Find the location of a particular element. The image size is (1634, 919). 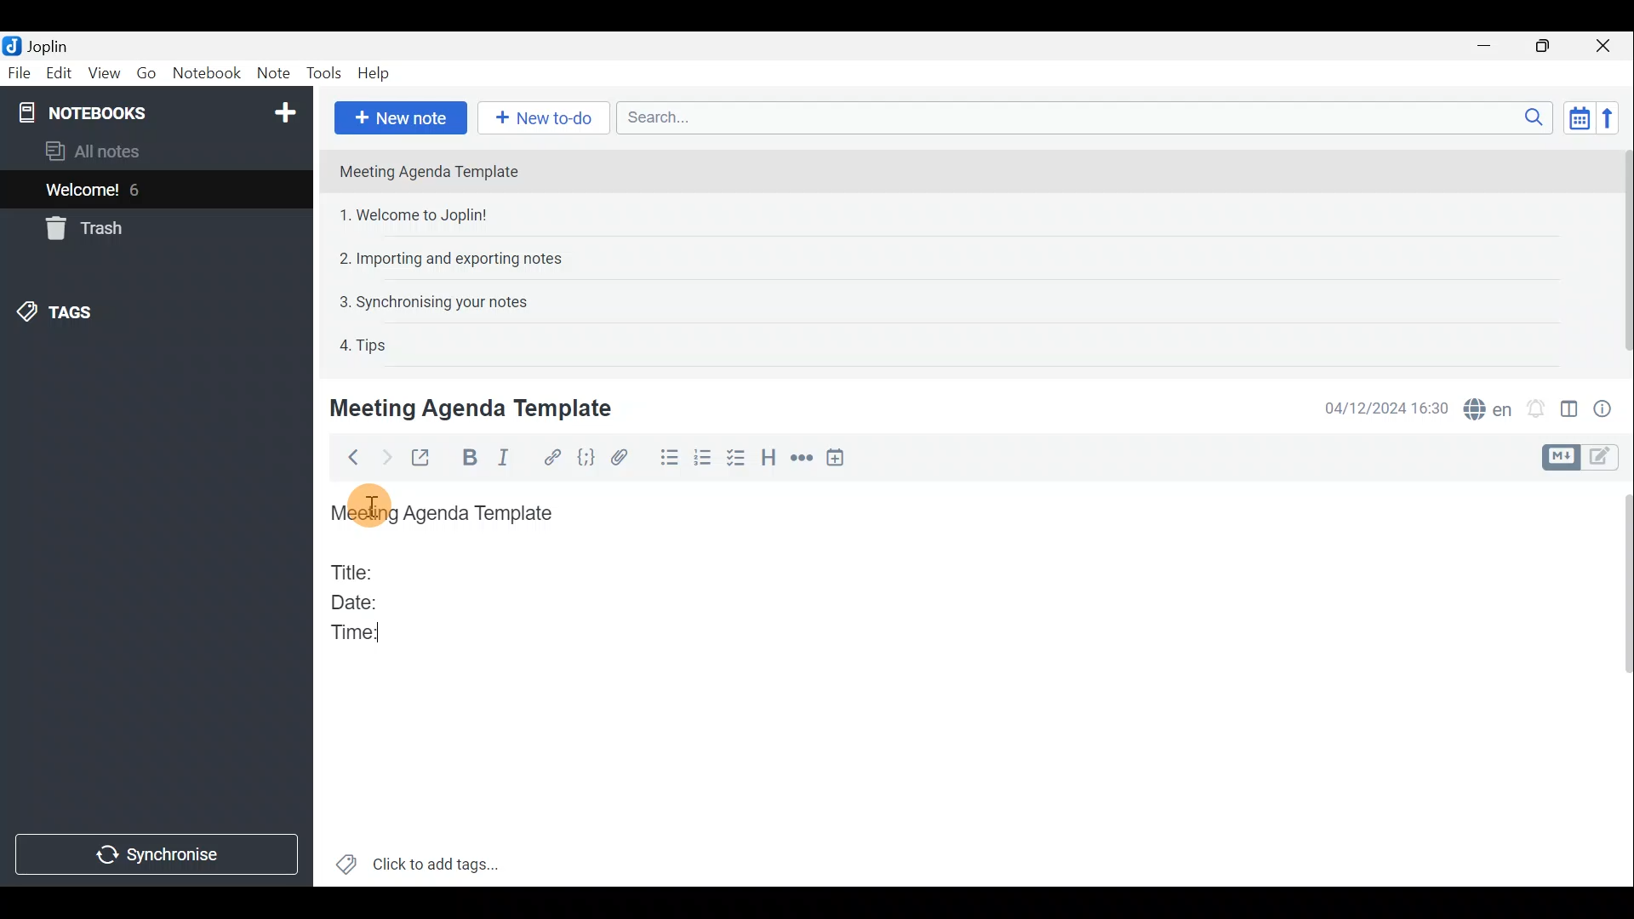

Trash is located at coordinates (81, 228).